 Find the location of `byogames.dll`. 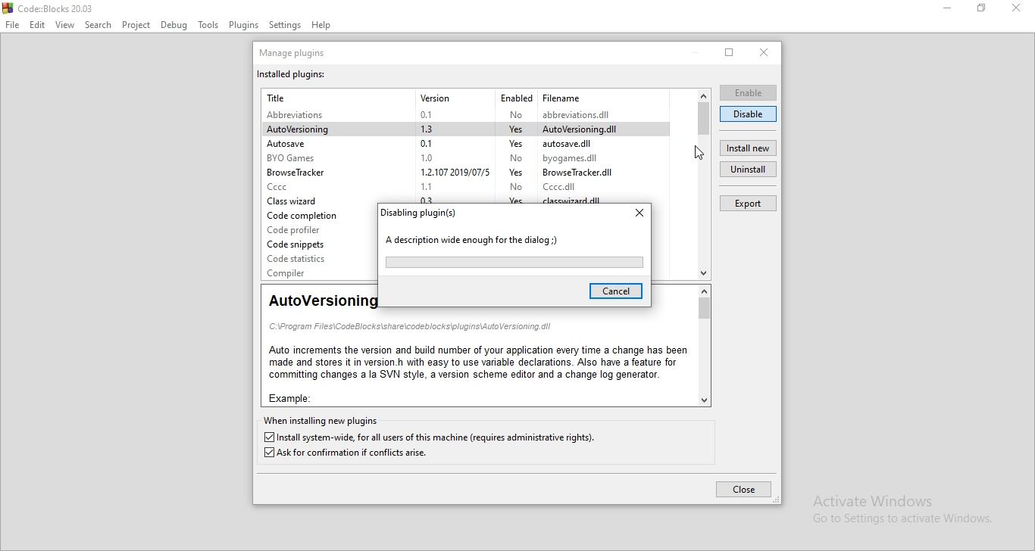

byogames.dll is located at coordinates (577, 157).